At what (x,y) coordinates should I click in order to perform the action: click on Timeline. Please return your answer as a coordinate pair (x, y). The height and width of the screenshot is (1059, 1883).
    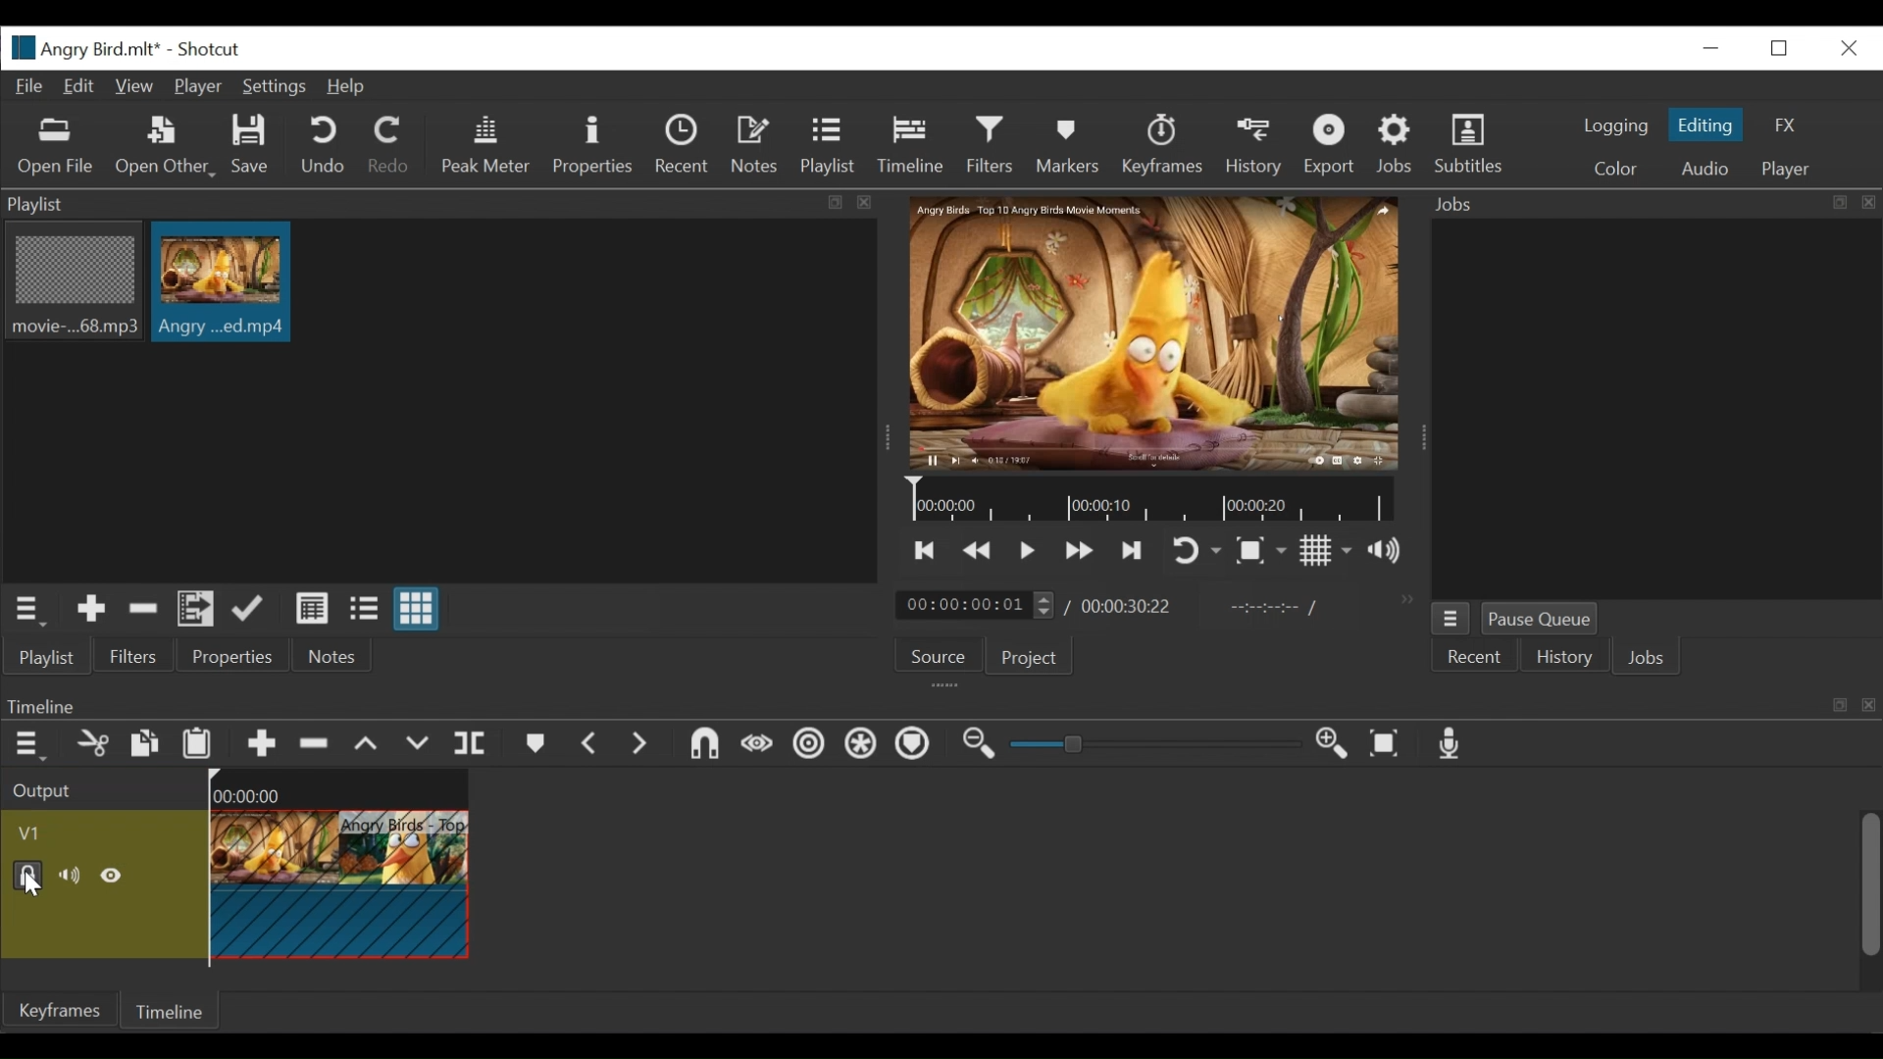
    Looking at the image, I should click on (941, 702).